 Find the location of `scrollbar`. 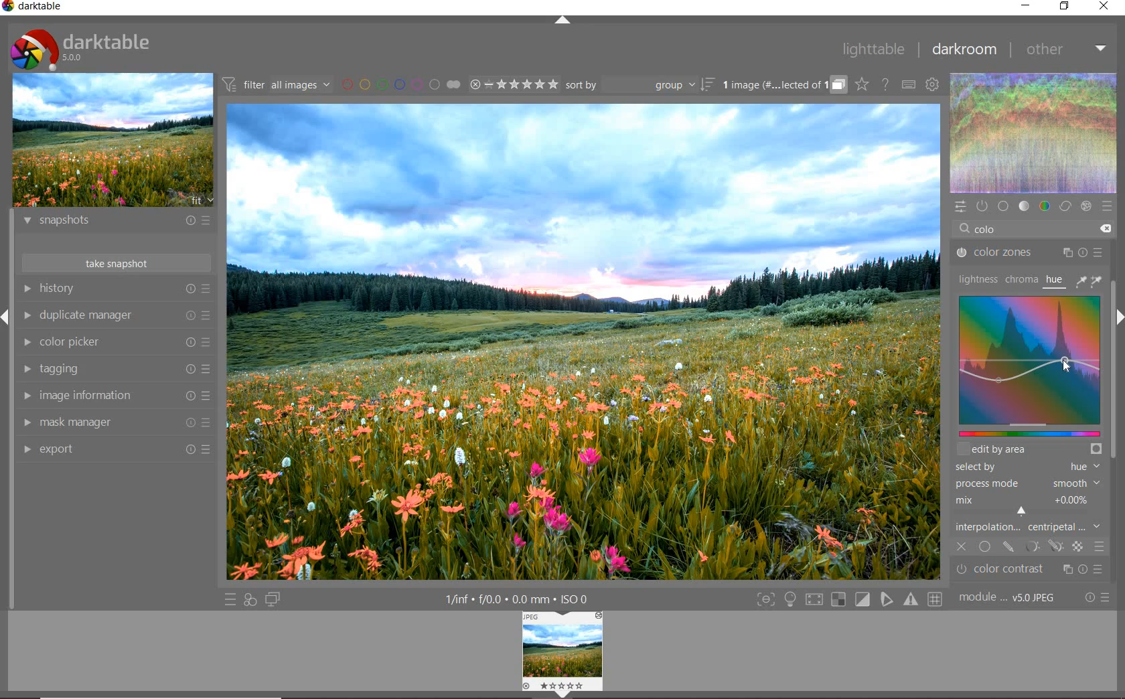

scrollbar is located at coordinates (1113, 422).